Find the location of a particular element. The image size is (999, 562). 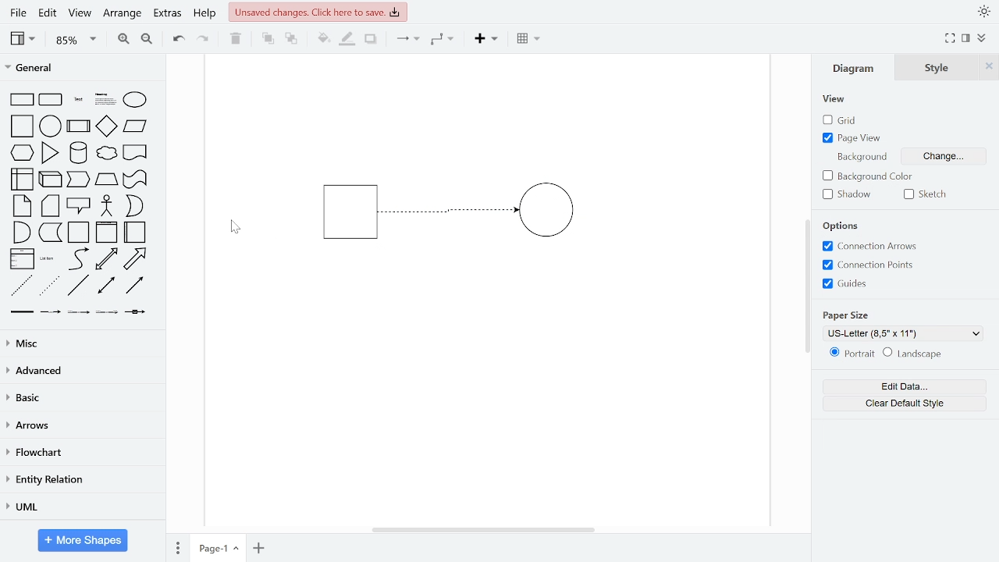

view is located at coordinates (78, 14).